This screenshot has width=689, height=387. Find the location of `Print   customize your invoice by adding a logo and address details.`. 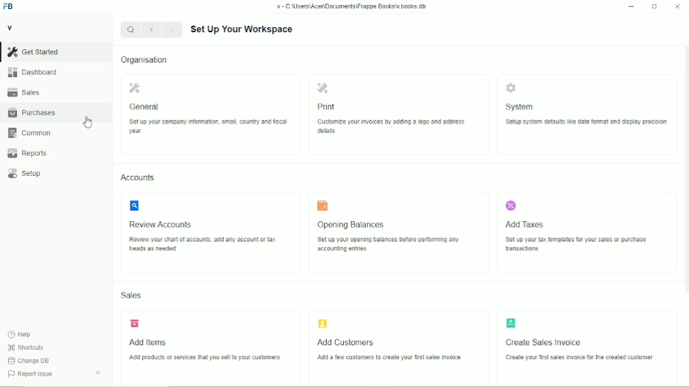

Print   customize your invoice by adding a logo and address details. is located at coordinates (399, 115).